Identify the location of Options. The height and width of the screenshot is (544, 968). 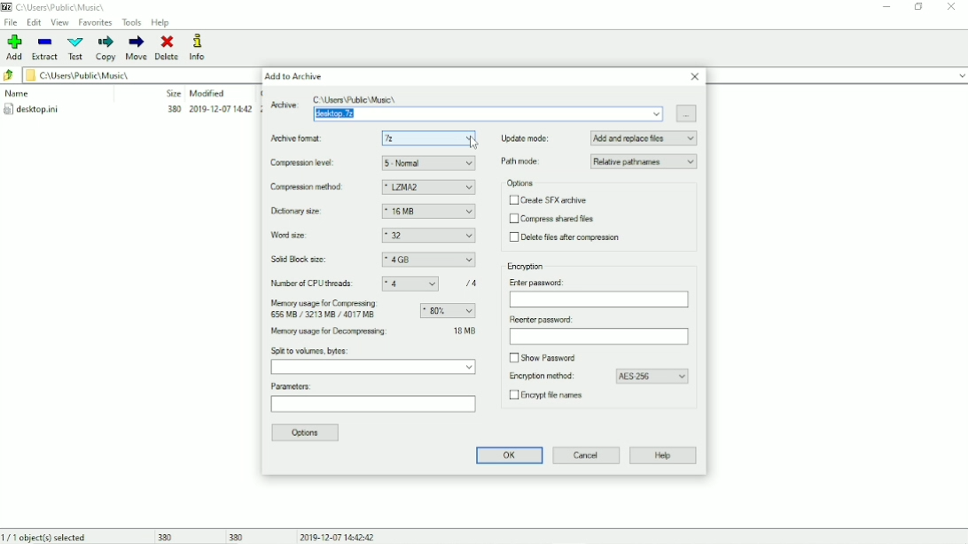
(519, 183).